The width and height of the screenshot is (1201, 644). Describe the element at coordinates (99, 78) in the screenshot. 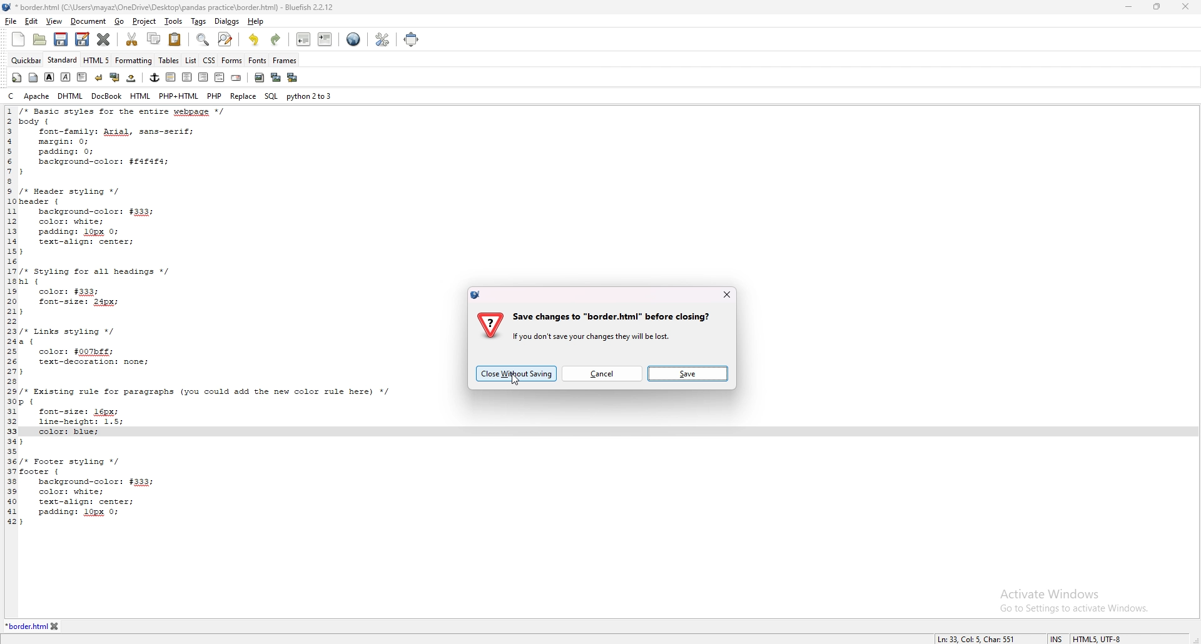

I see `break` at that location.